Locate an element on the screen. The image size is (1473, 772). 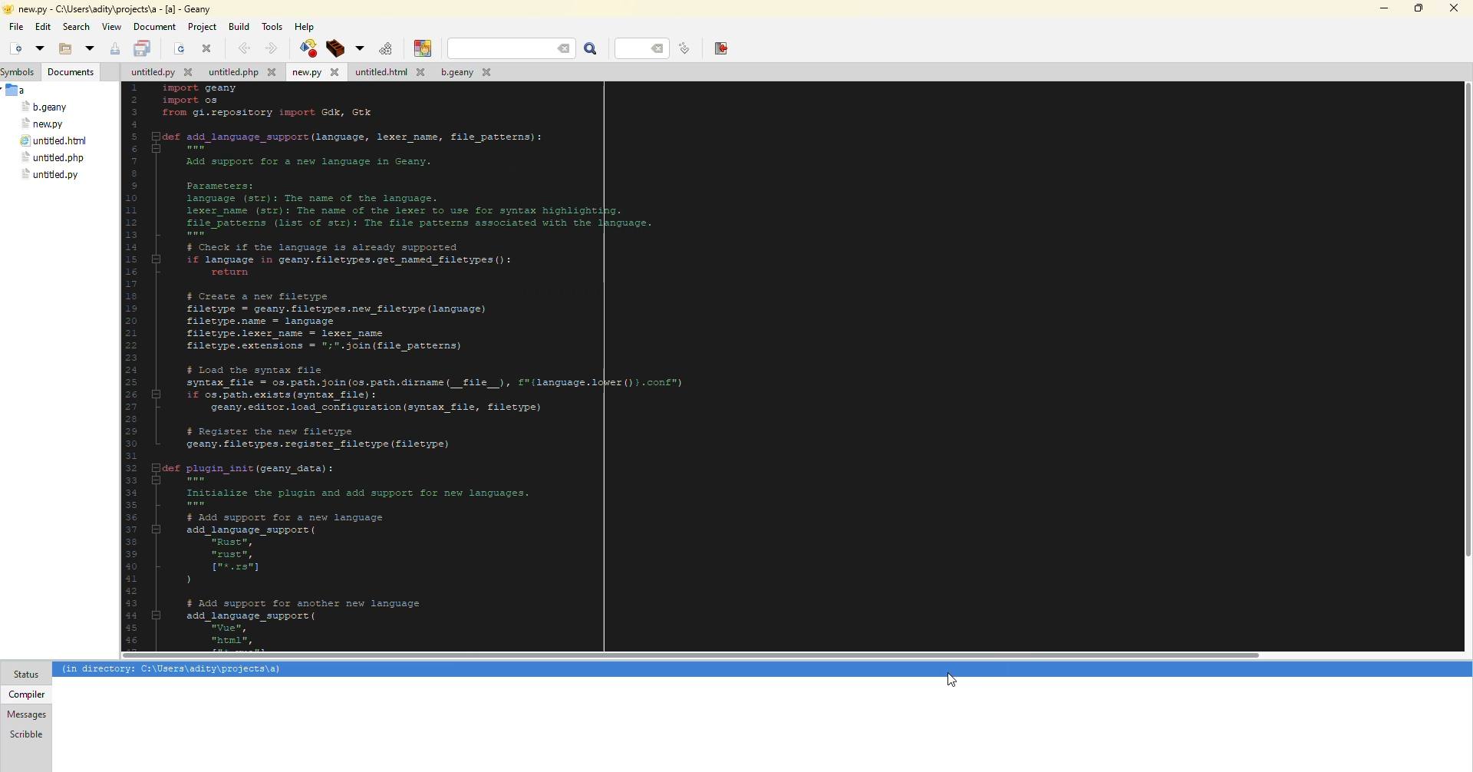
open is located at coordinates (38, 48).